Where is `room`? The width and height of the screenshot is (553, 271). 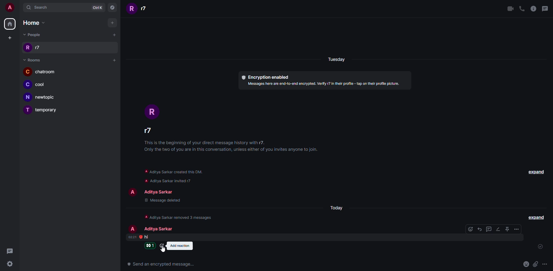 room is located at coordinates (38, 85).